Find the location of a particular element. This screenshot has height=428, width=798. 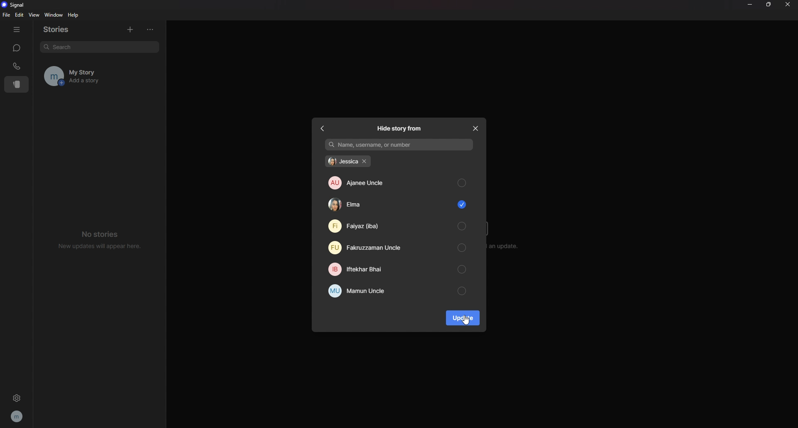

back is located at coordinates (323, 128).